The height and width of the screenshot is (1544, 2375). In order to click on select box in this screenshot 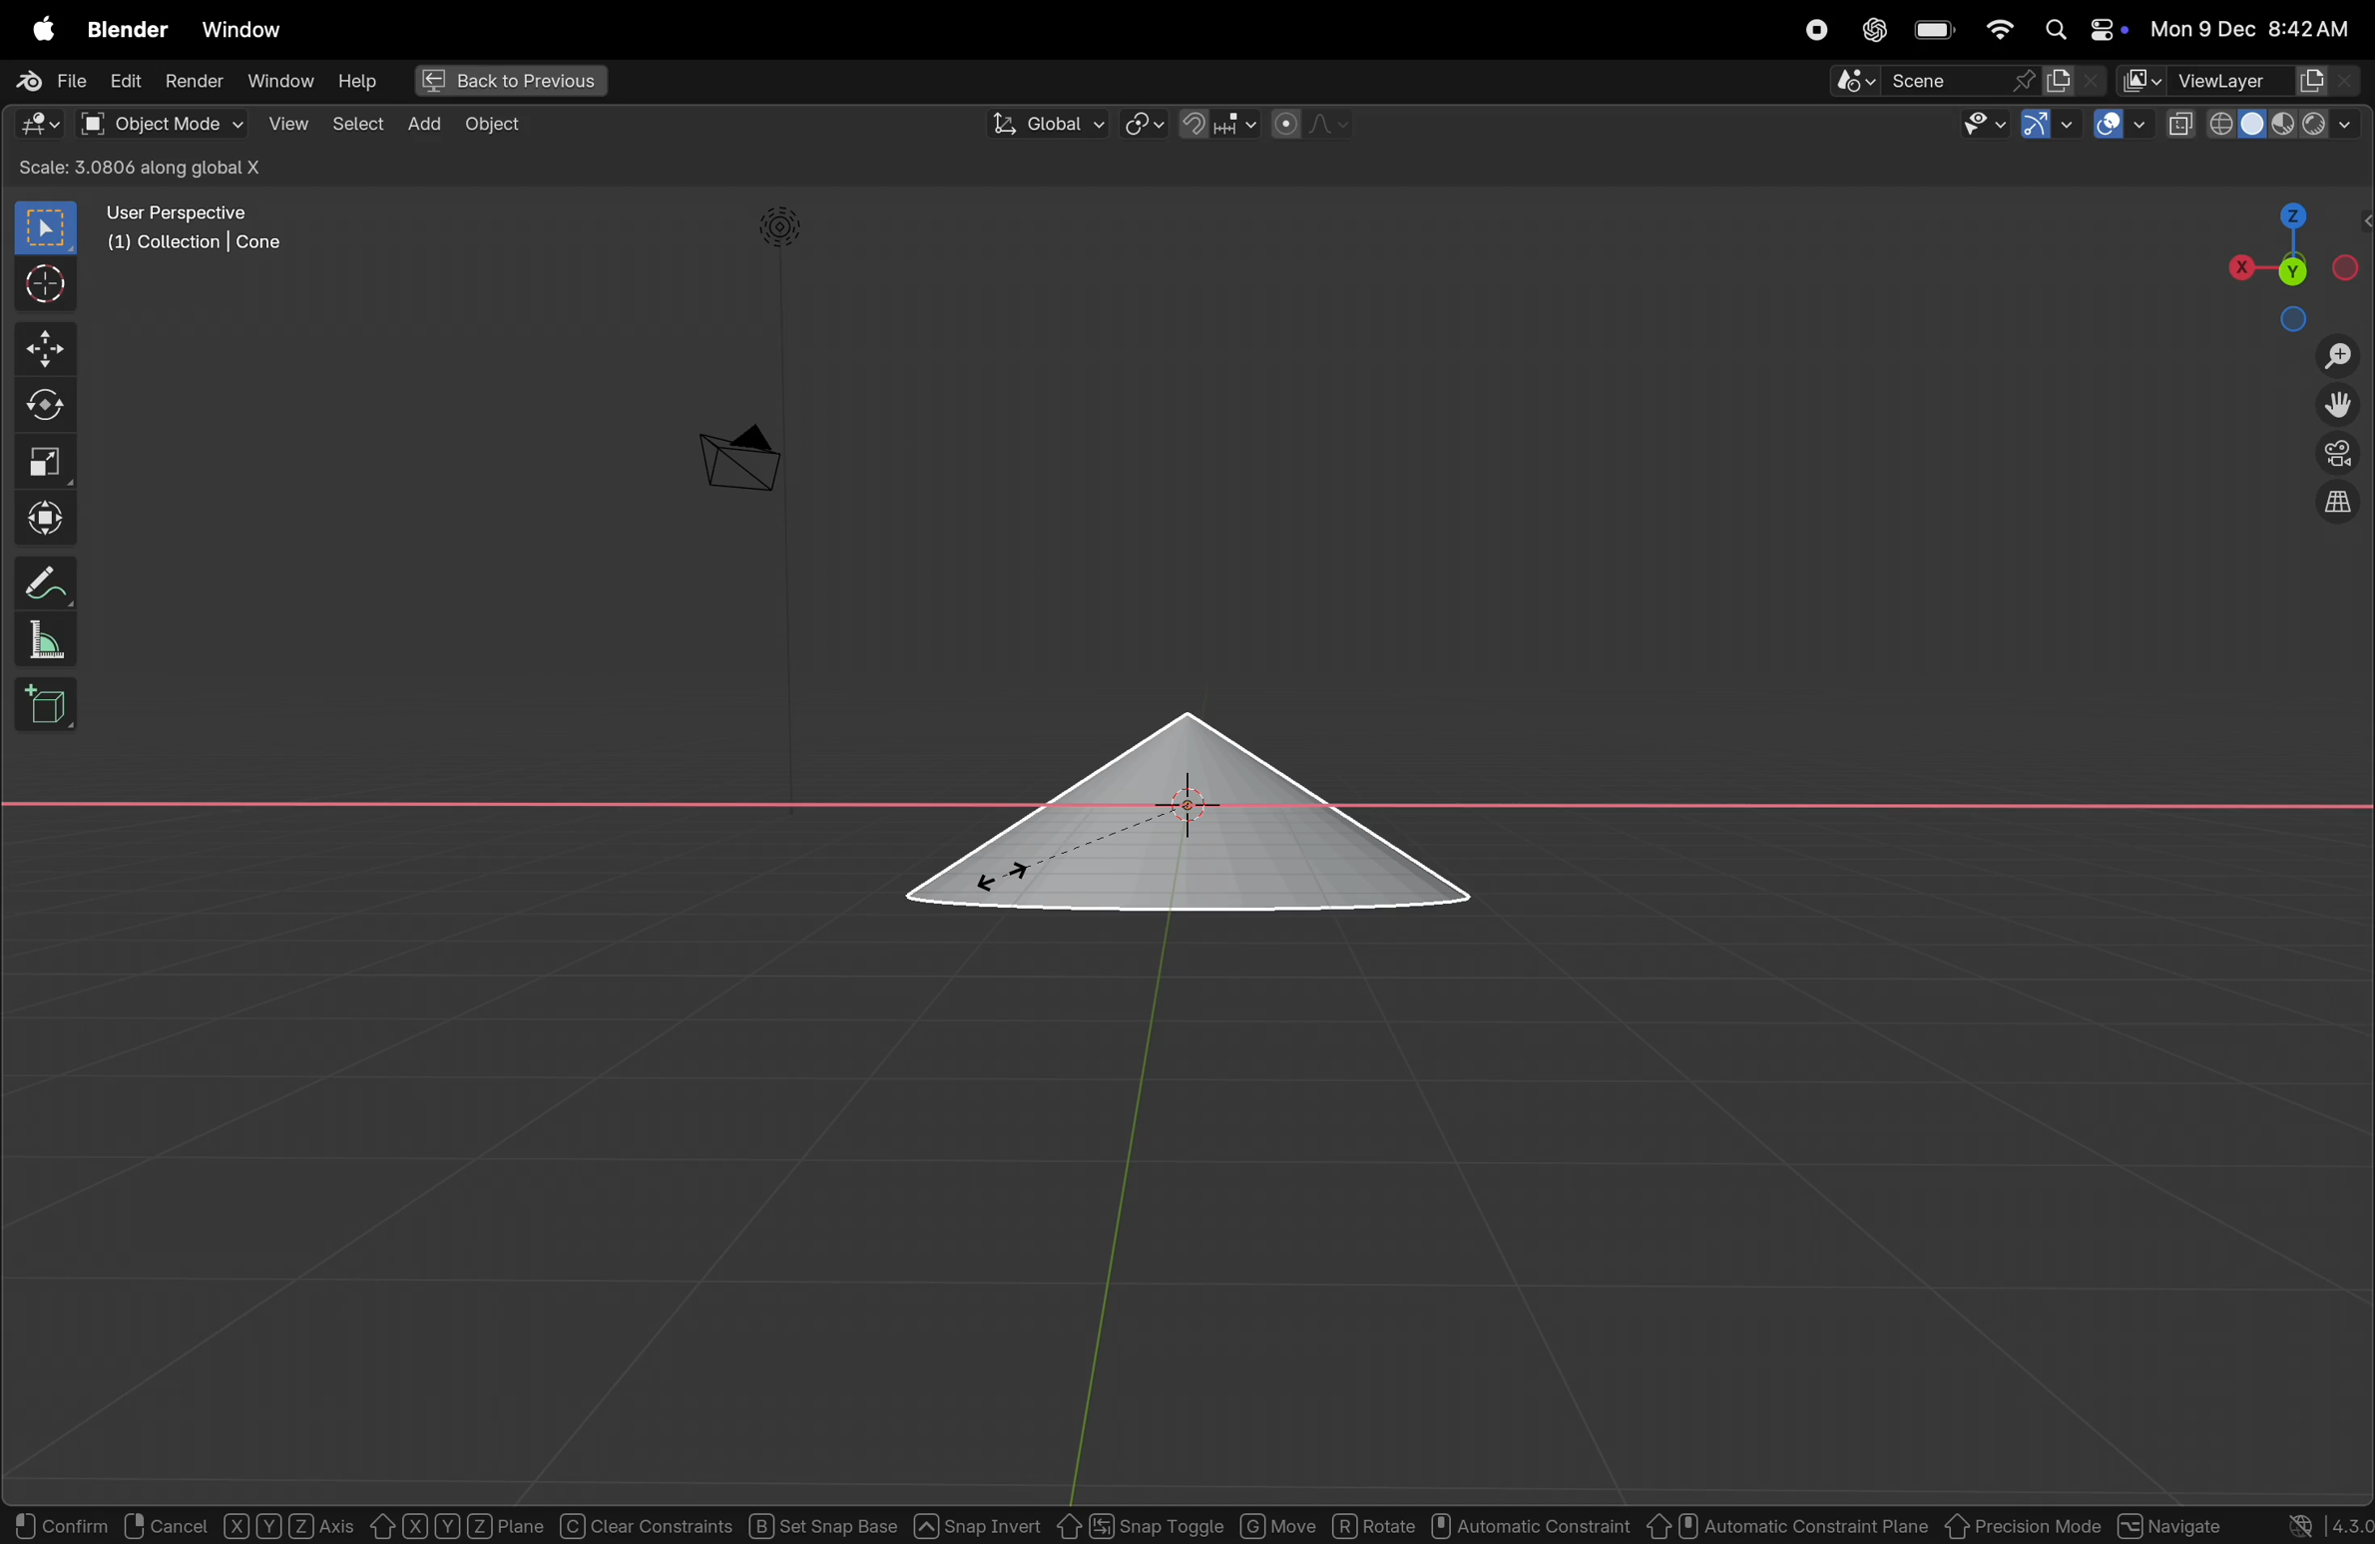, I will do `click(48, 228)`.